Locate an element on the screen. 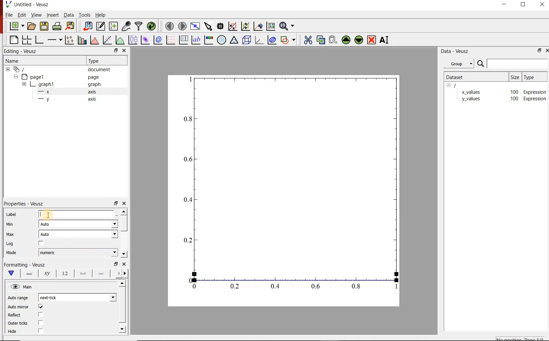 The height and width of the screenshot is (341, 549). image color bar is located at coordinates (209, 40).